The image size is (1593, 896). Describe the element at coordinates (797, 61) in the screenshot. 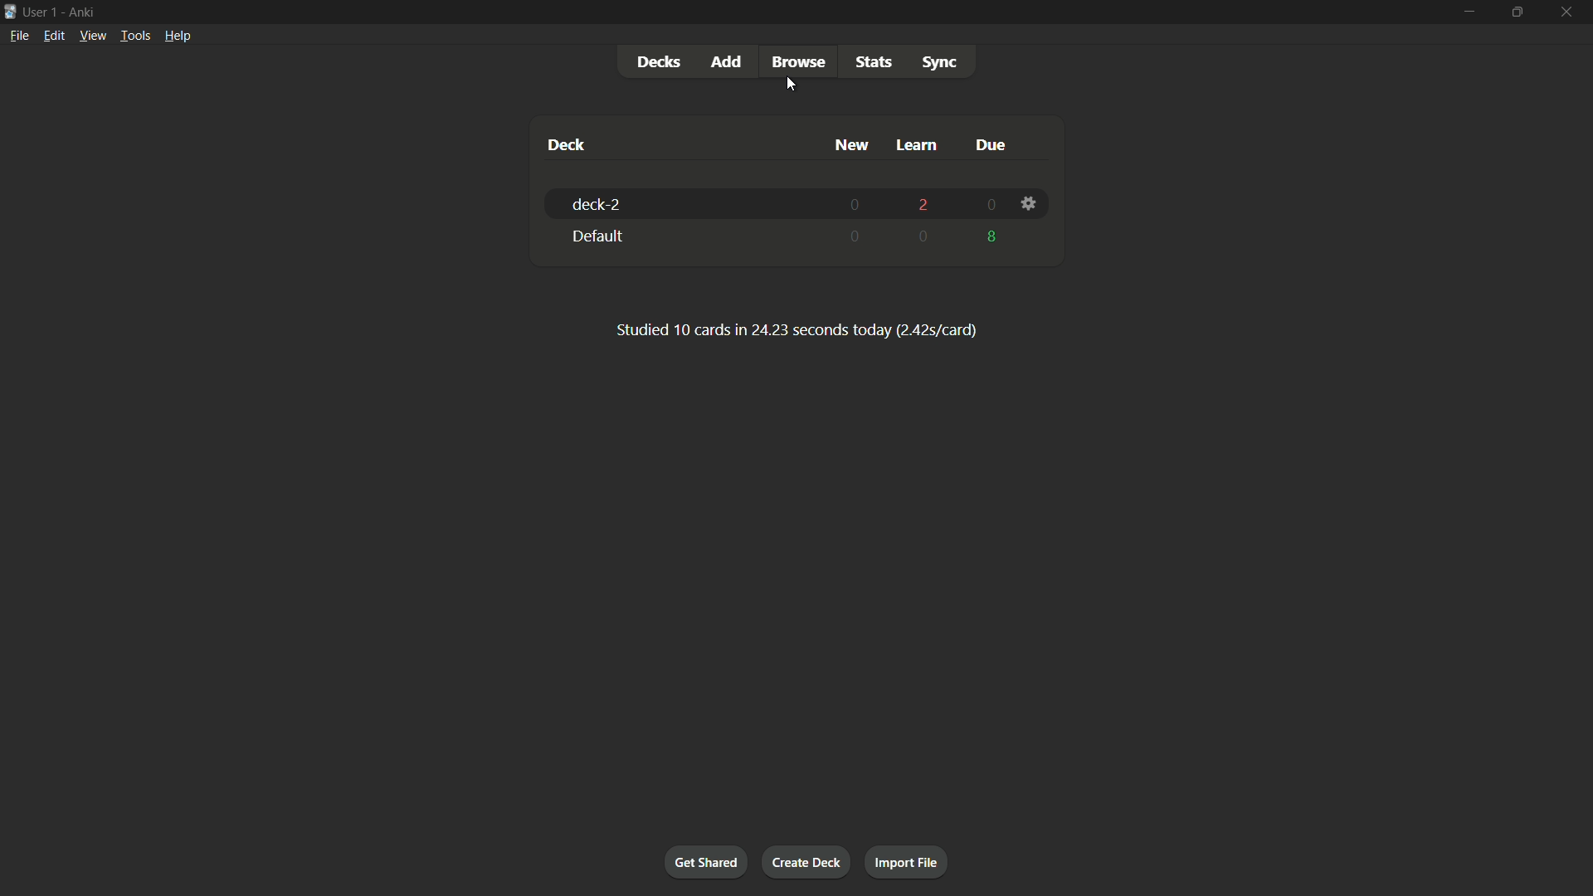

I see `Browse` at that location.